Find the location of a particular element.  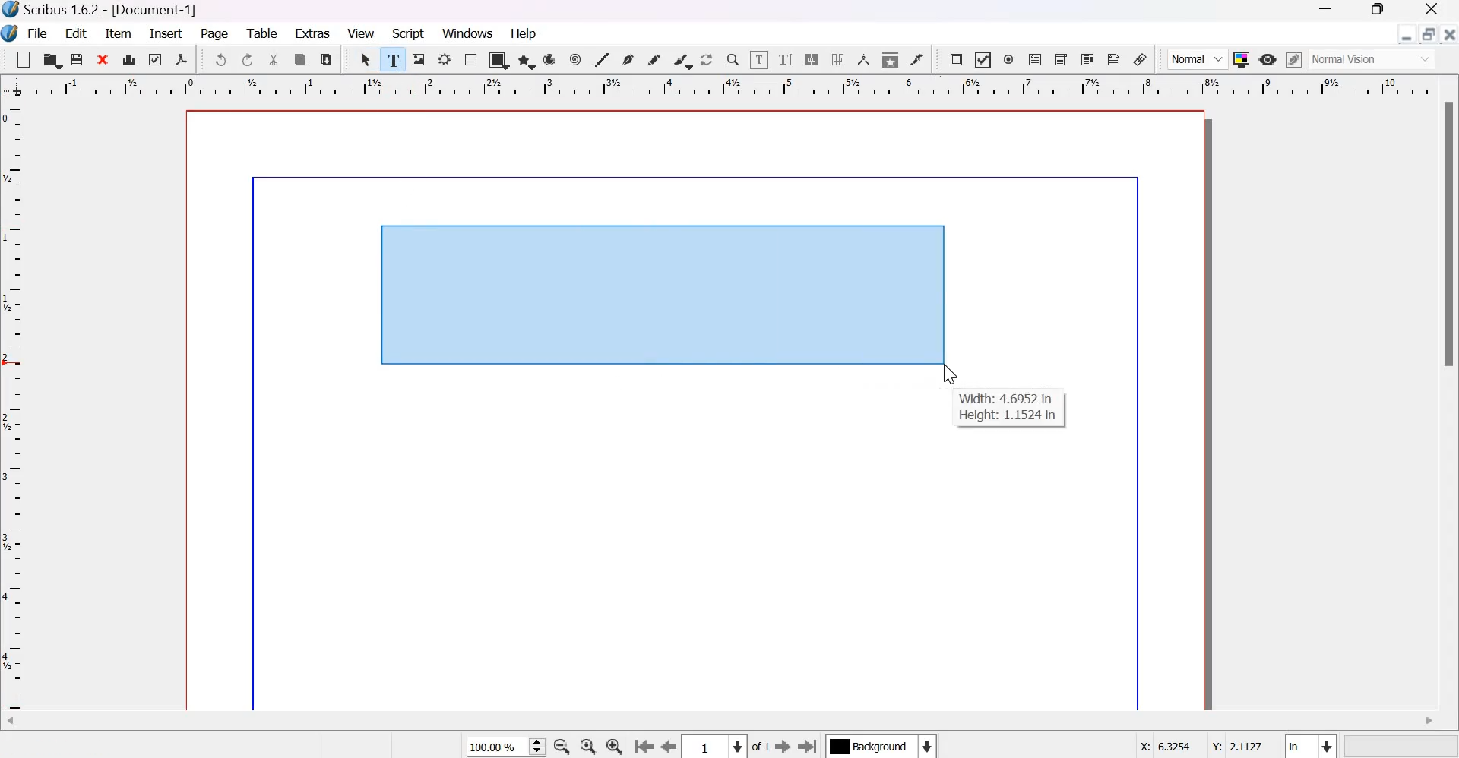

View is located at coordinates (361, 33).